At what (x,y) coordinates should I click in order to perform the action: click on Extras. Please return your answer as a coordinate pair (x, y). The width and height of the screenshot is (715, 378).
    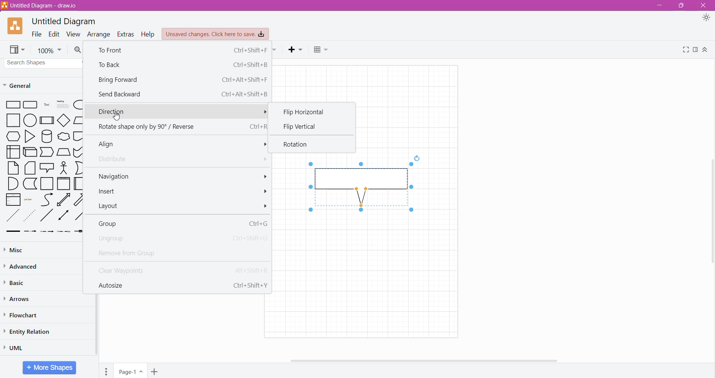
    Looking at the image, I should click on (126, 35).